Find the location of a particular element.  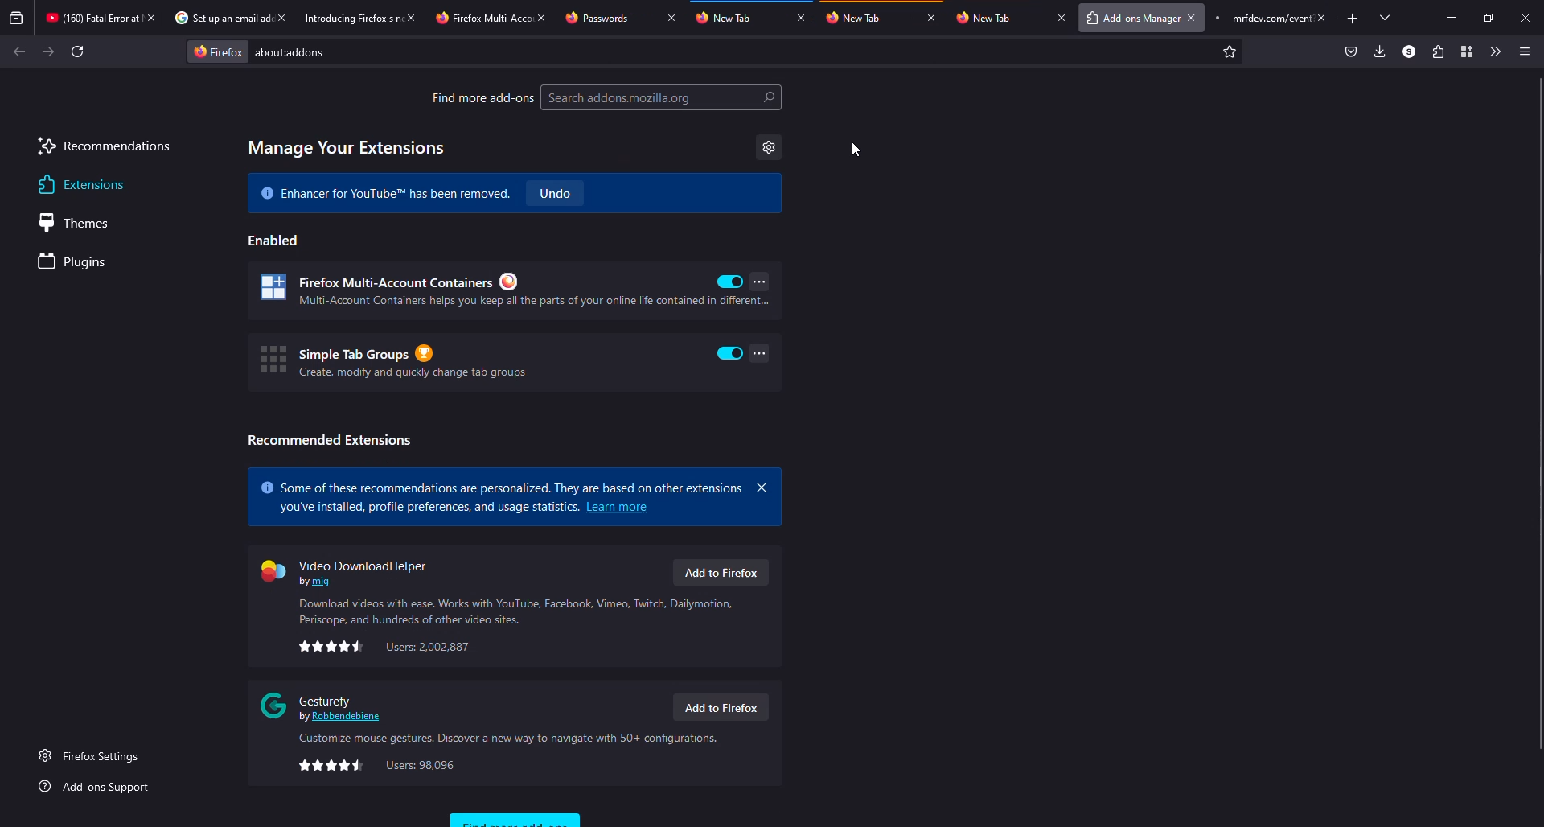

Close is located at coordinates (281, 17).